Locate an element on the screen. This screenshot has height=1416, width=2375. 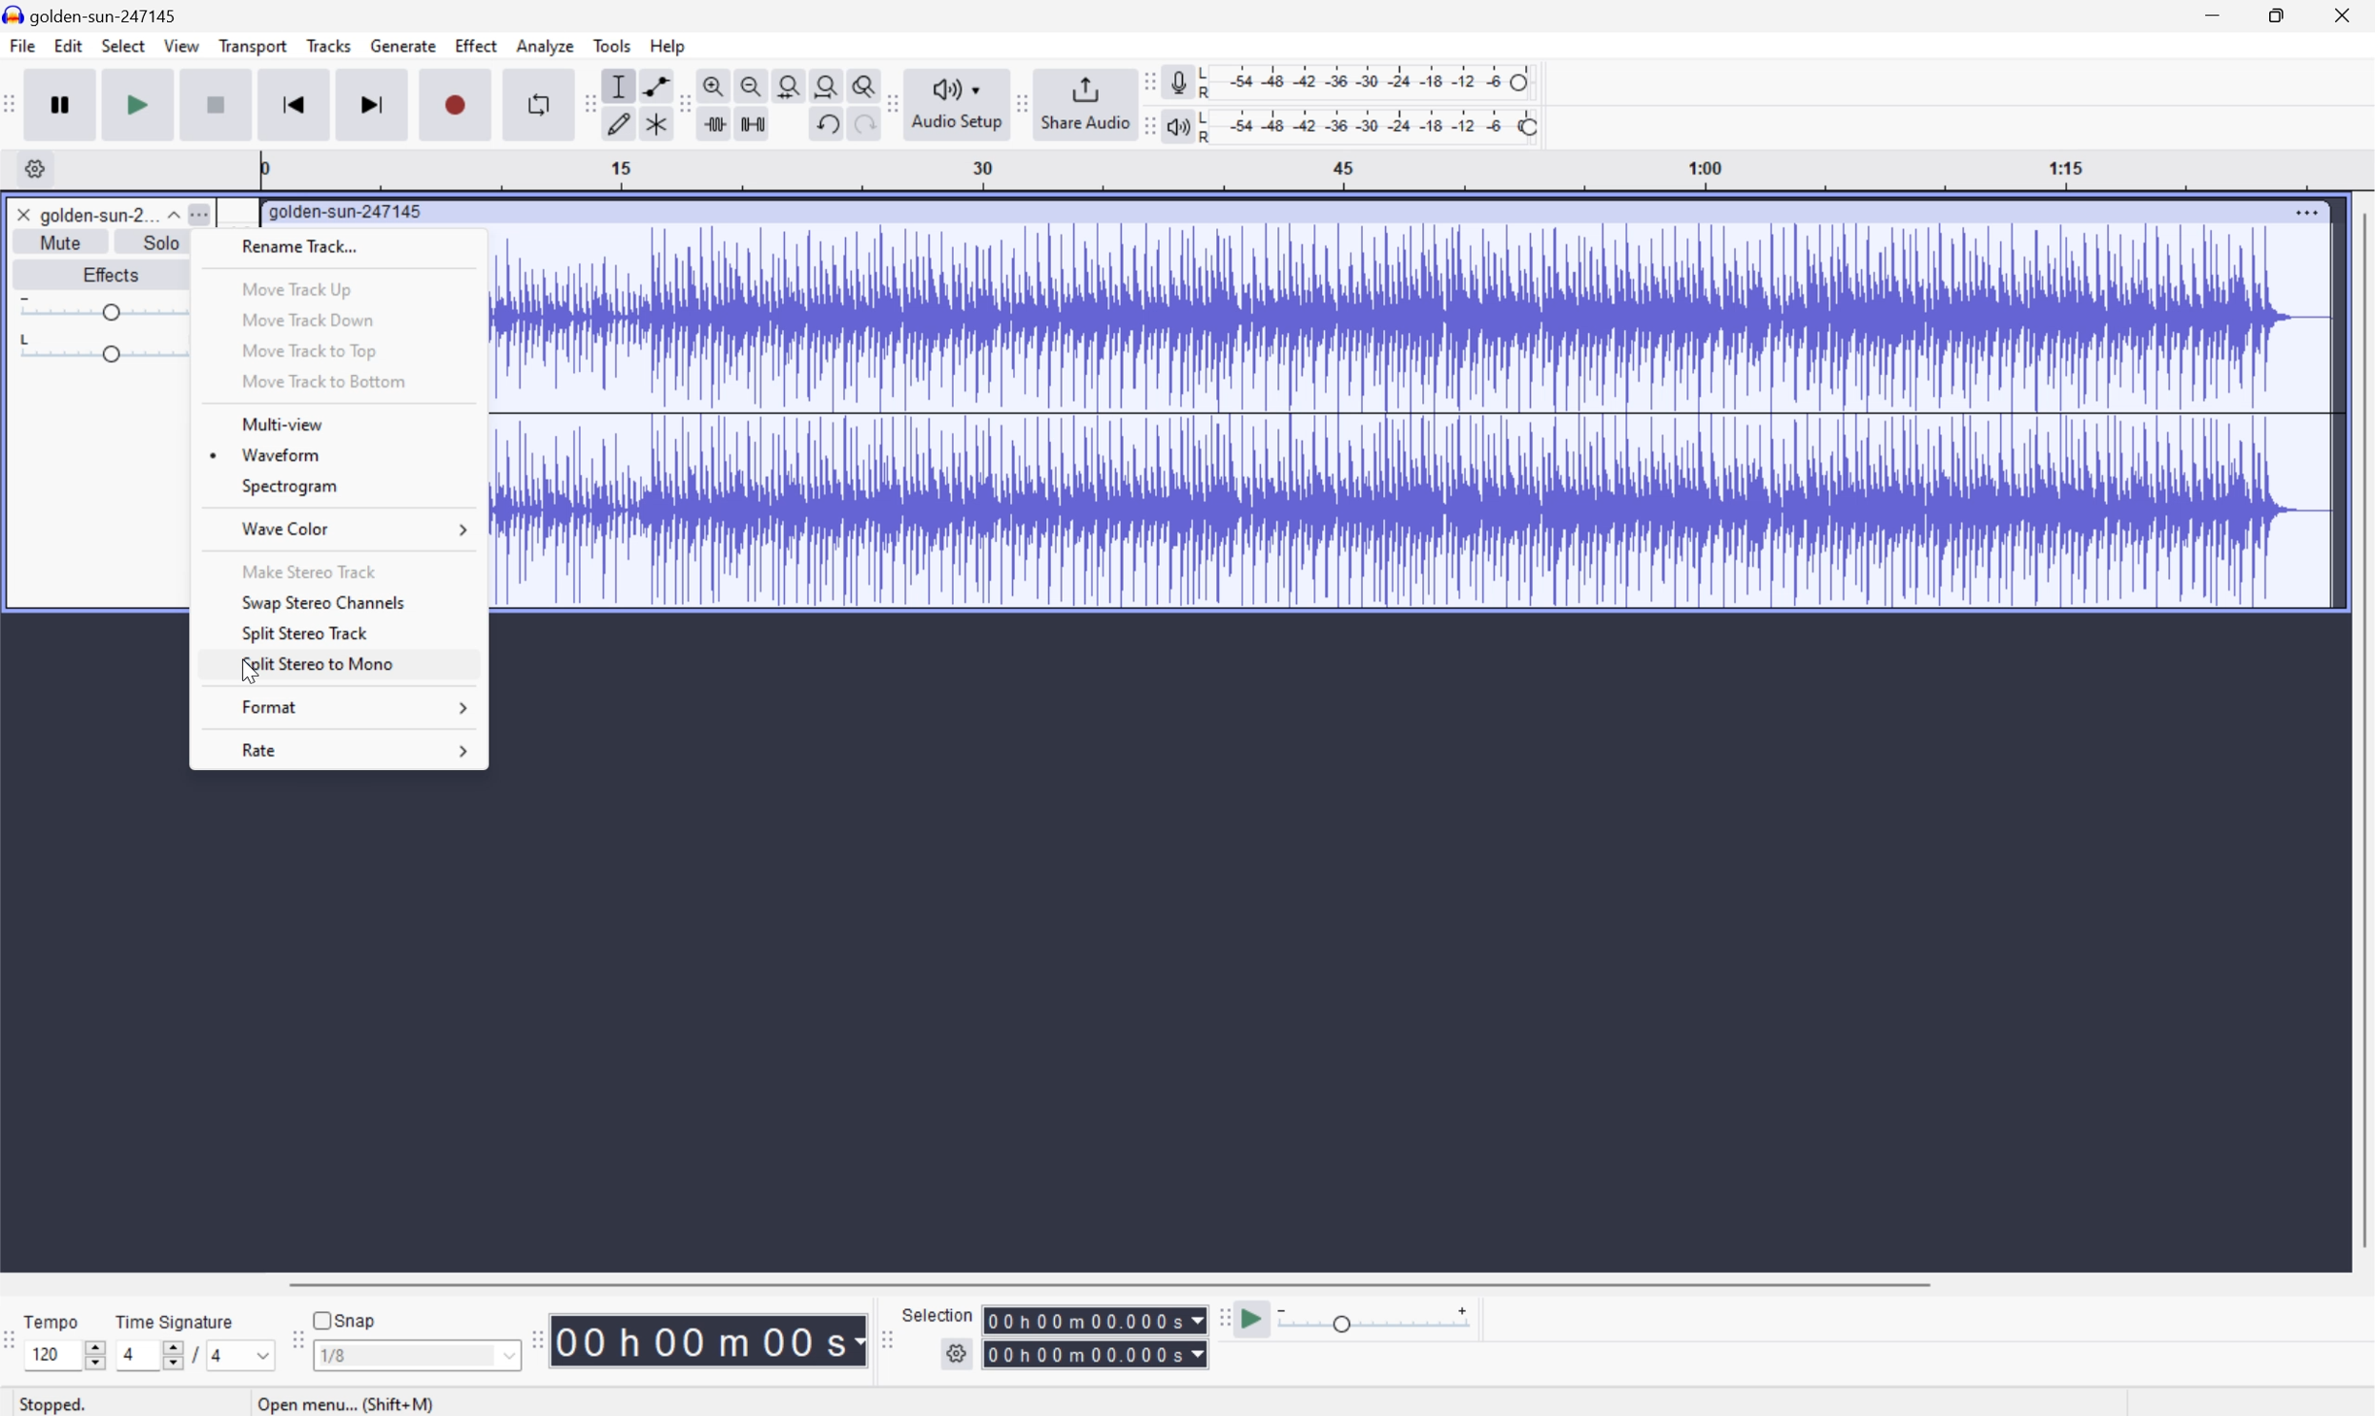
Snap is located at coordinates (346, 1320).